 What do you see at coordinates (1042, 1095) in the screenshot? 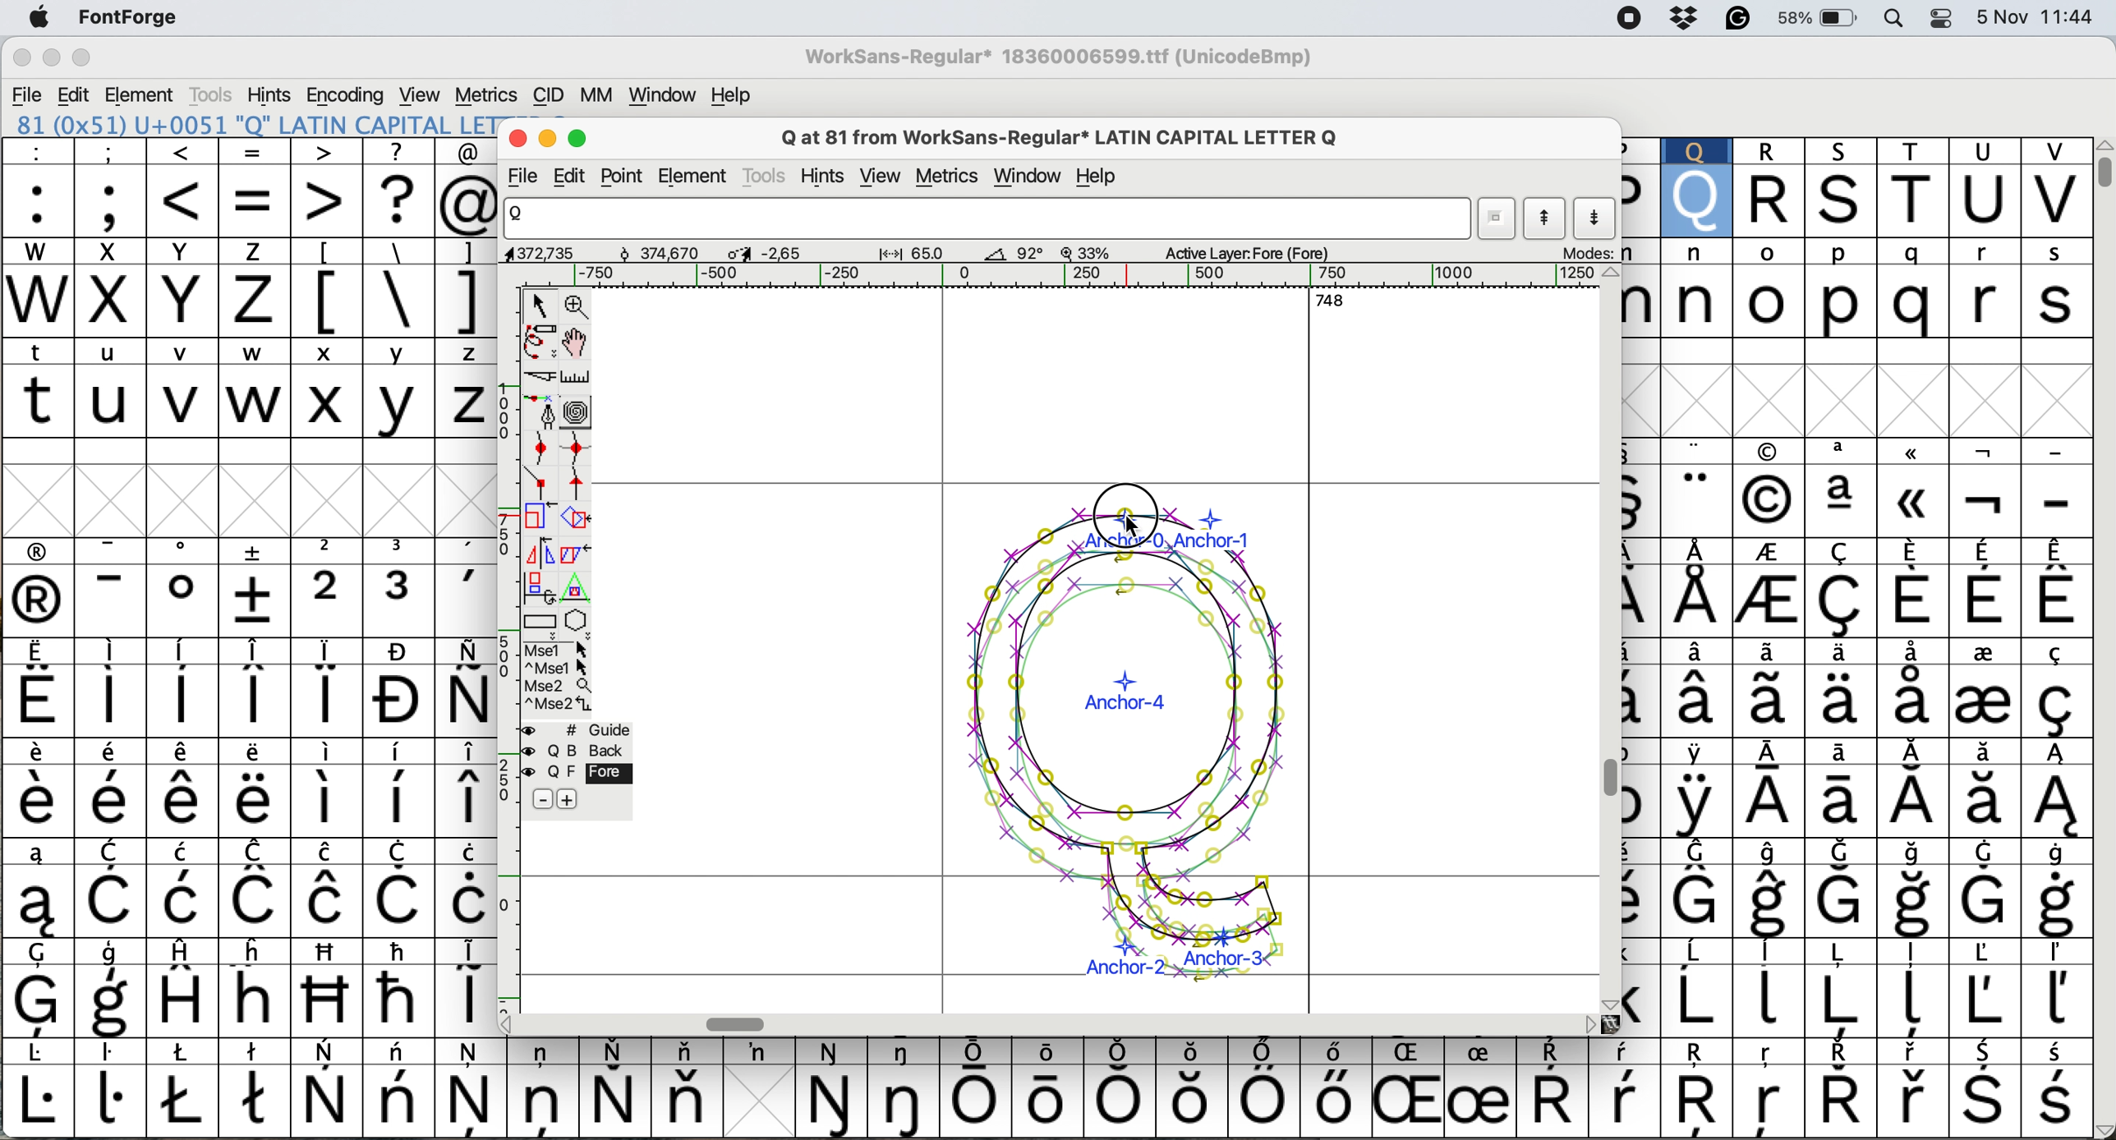
I see `special characters` at bounding box center [1042, 1095].